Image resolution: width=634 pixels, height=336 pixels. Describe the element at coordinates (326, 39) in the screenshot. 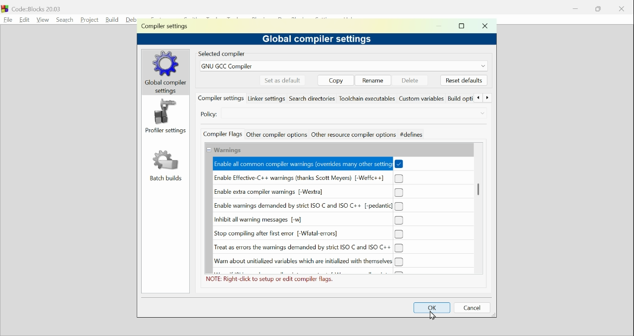

I see `Global compiler settings` at that location.